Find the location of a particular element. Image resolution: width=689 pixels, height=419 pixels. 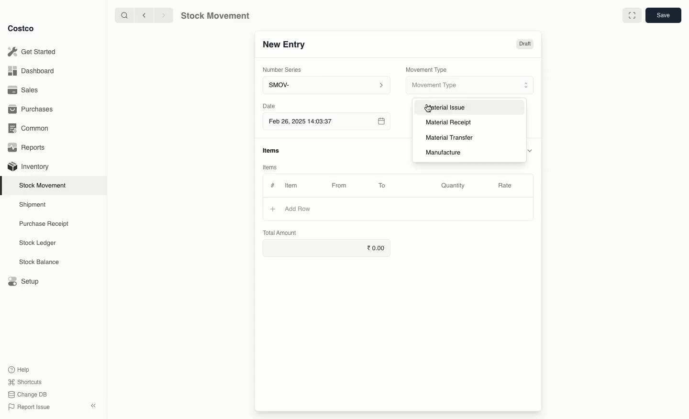

Material Receipt is located at coordinates (447, 122).